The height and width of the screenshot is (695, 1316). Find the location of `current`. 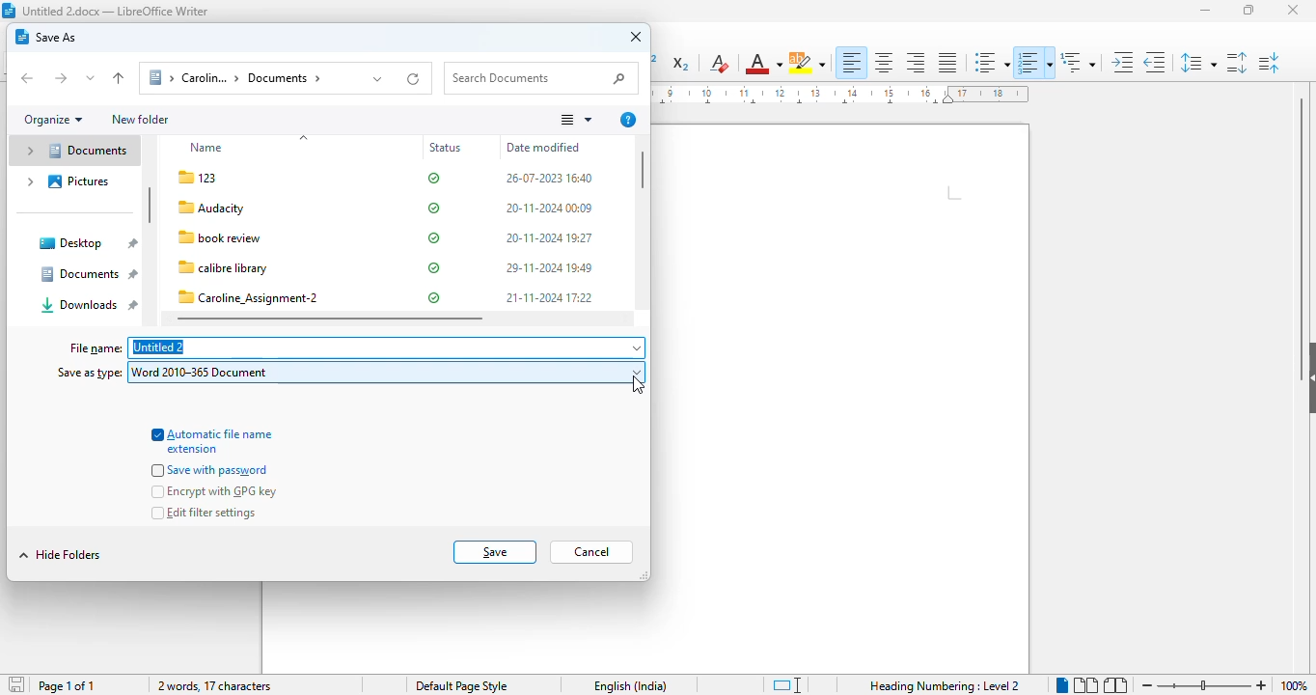

current is located at coordinates (639, 385).